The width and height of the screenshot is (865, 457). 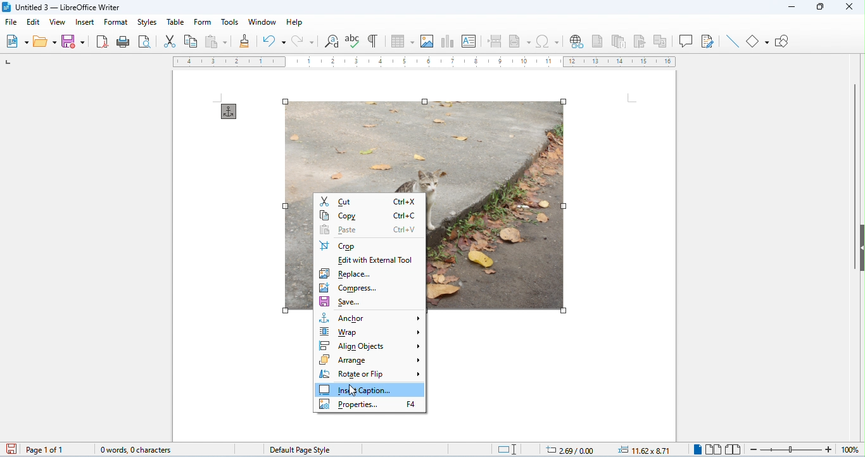 I want to click on hide, so click(x=859, y=247).